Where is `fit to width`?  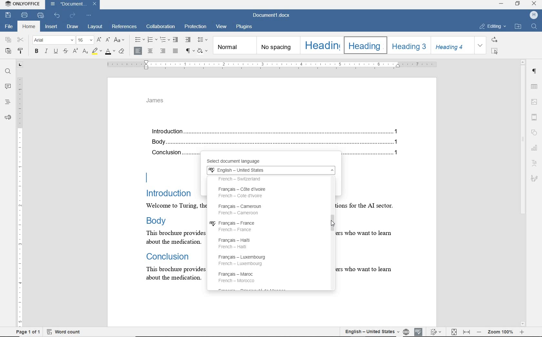 fit to width is located at coordinates (467, 332).